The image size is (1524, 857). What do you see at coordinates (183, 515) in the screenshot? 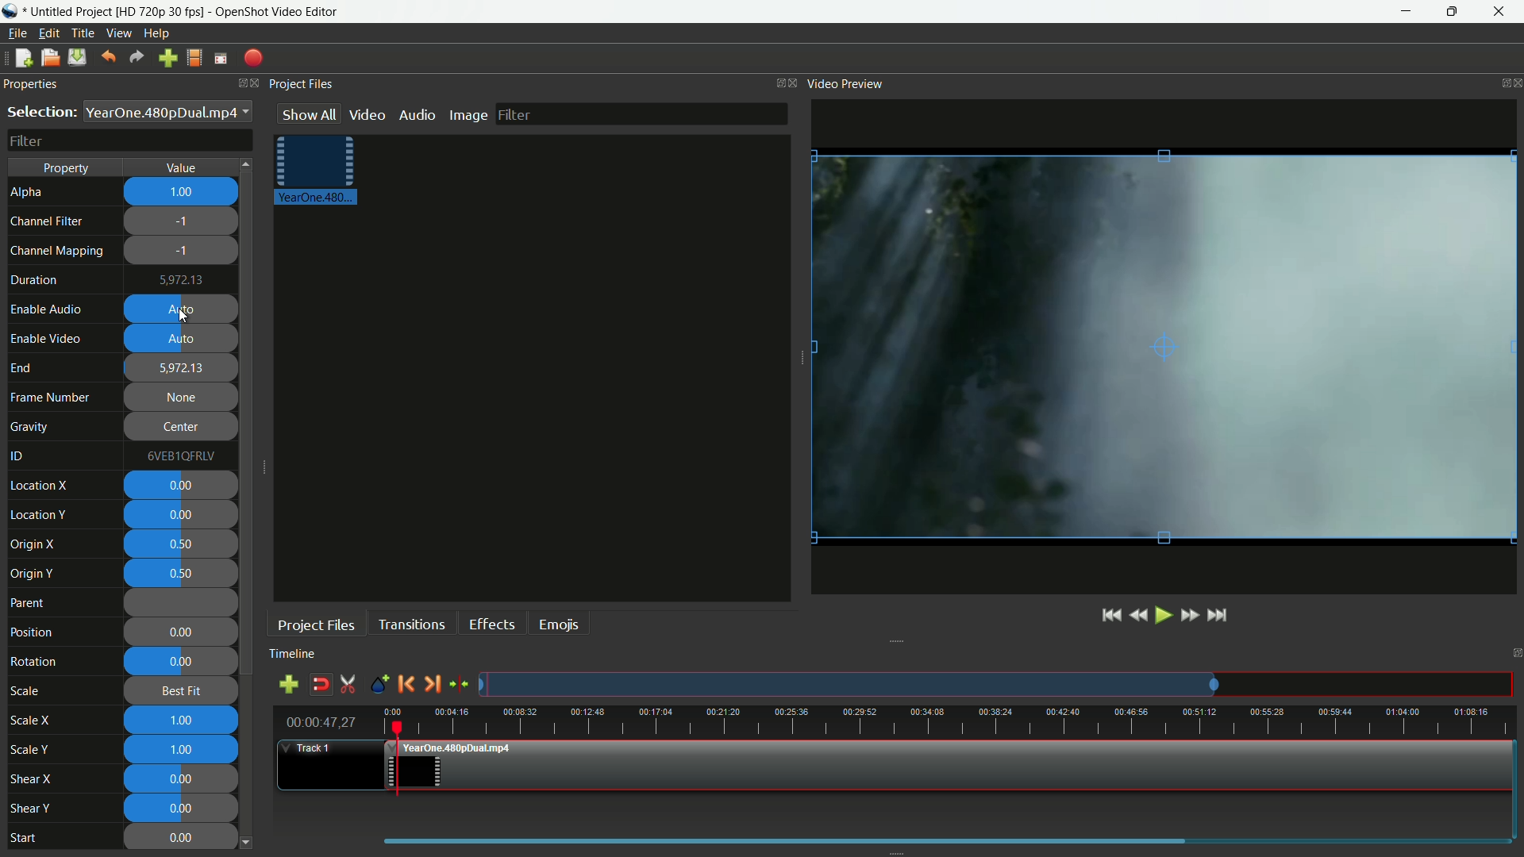
I see `0.00` at bounding box center [183, 515].